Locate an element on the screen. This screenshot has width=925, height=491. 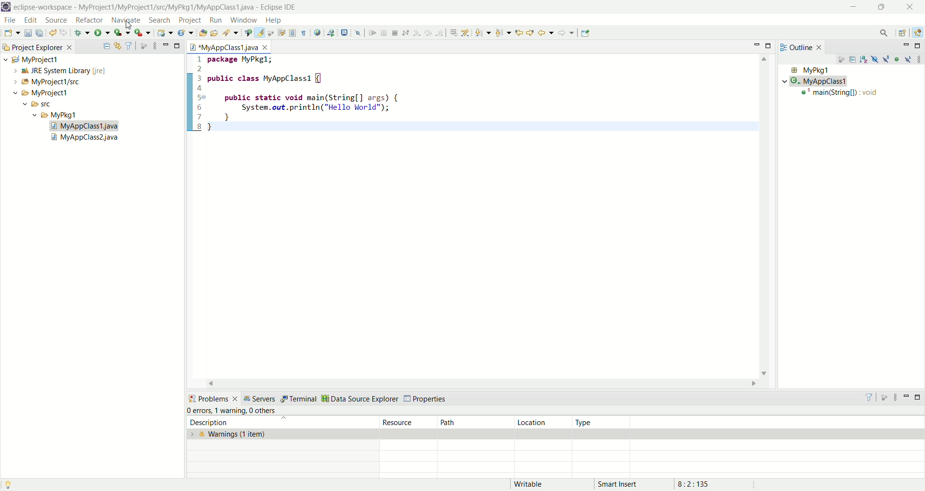
open a terminal is located at coordinates (344, 33).